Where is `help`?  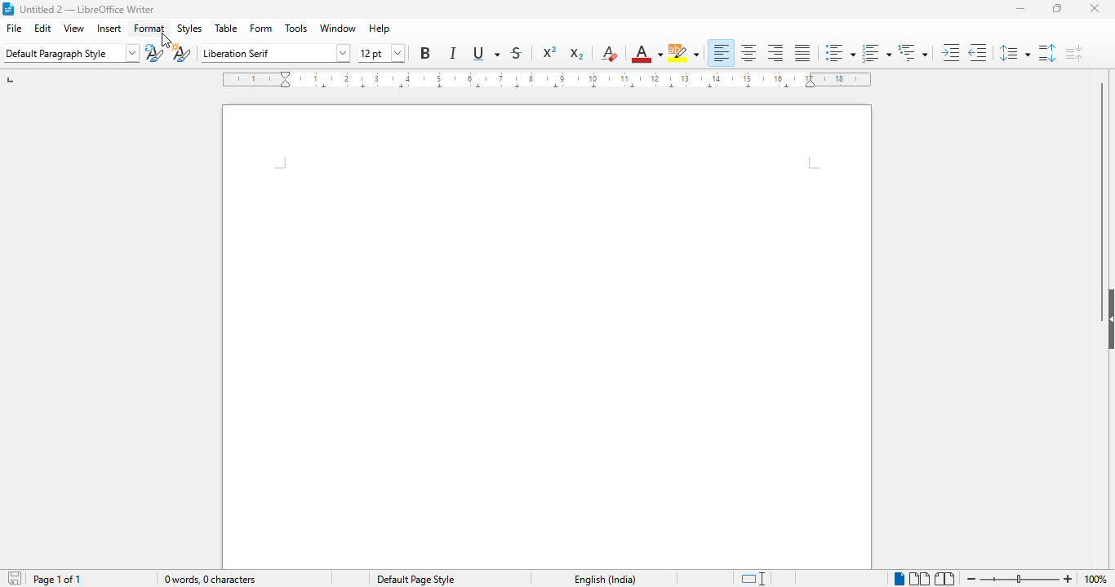
help is located at coordinates (380, 29).